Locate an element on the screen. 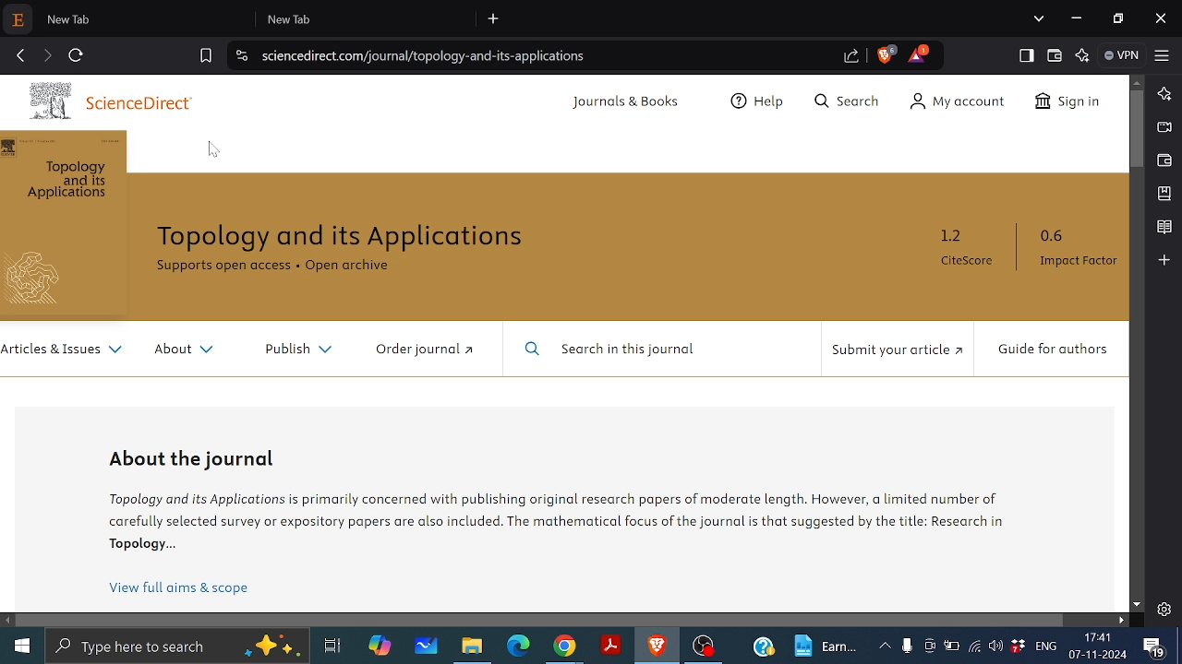  Topology and its Applications
Supports open access - Open archive is located at coordinates (358, 253).